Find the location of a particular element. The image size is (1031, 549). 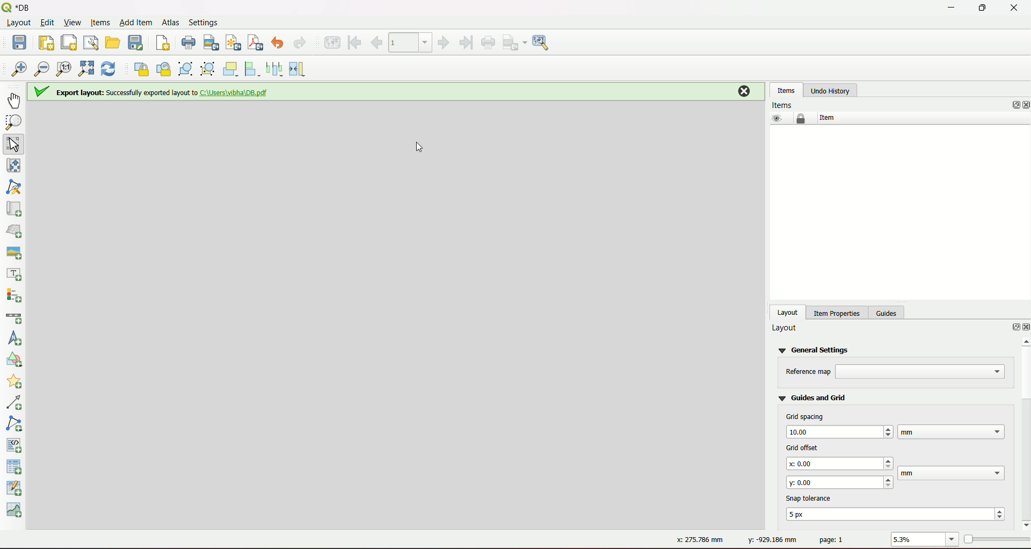

grid offset is located at coordinates (800, 446).